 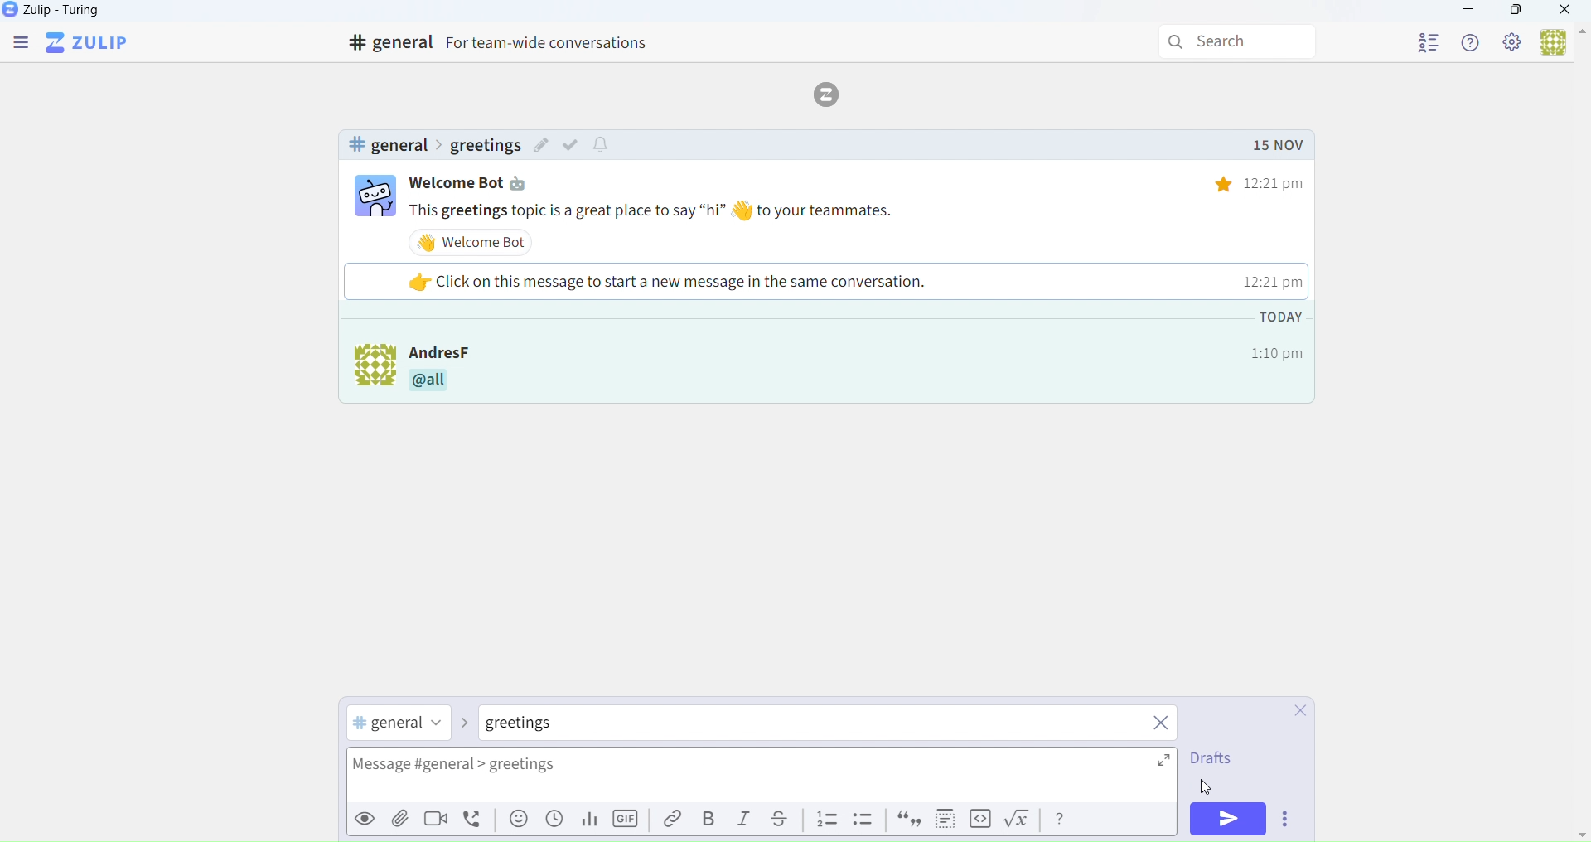 What do you see at coordinates (554, 824) in the screenshot?
I see `schedule` at bounding box center [554, 824].